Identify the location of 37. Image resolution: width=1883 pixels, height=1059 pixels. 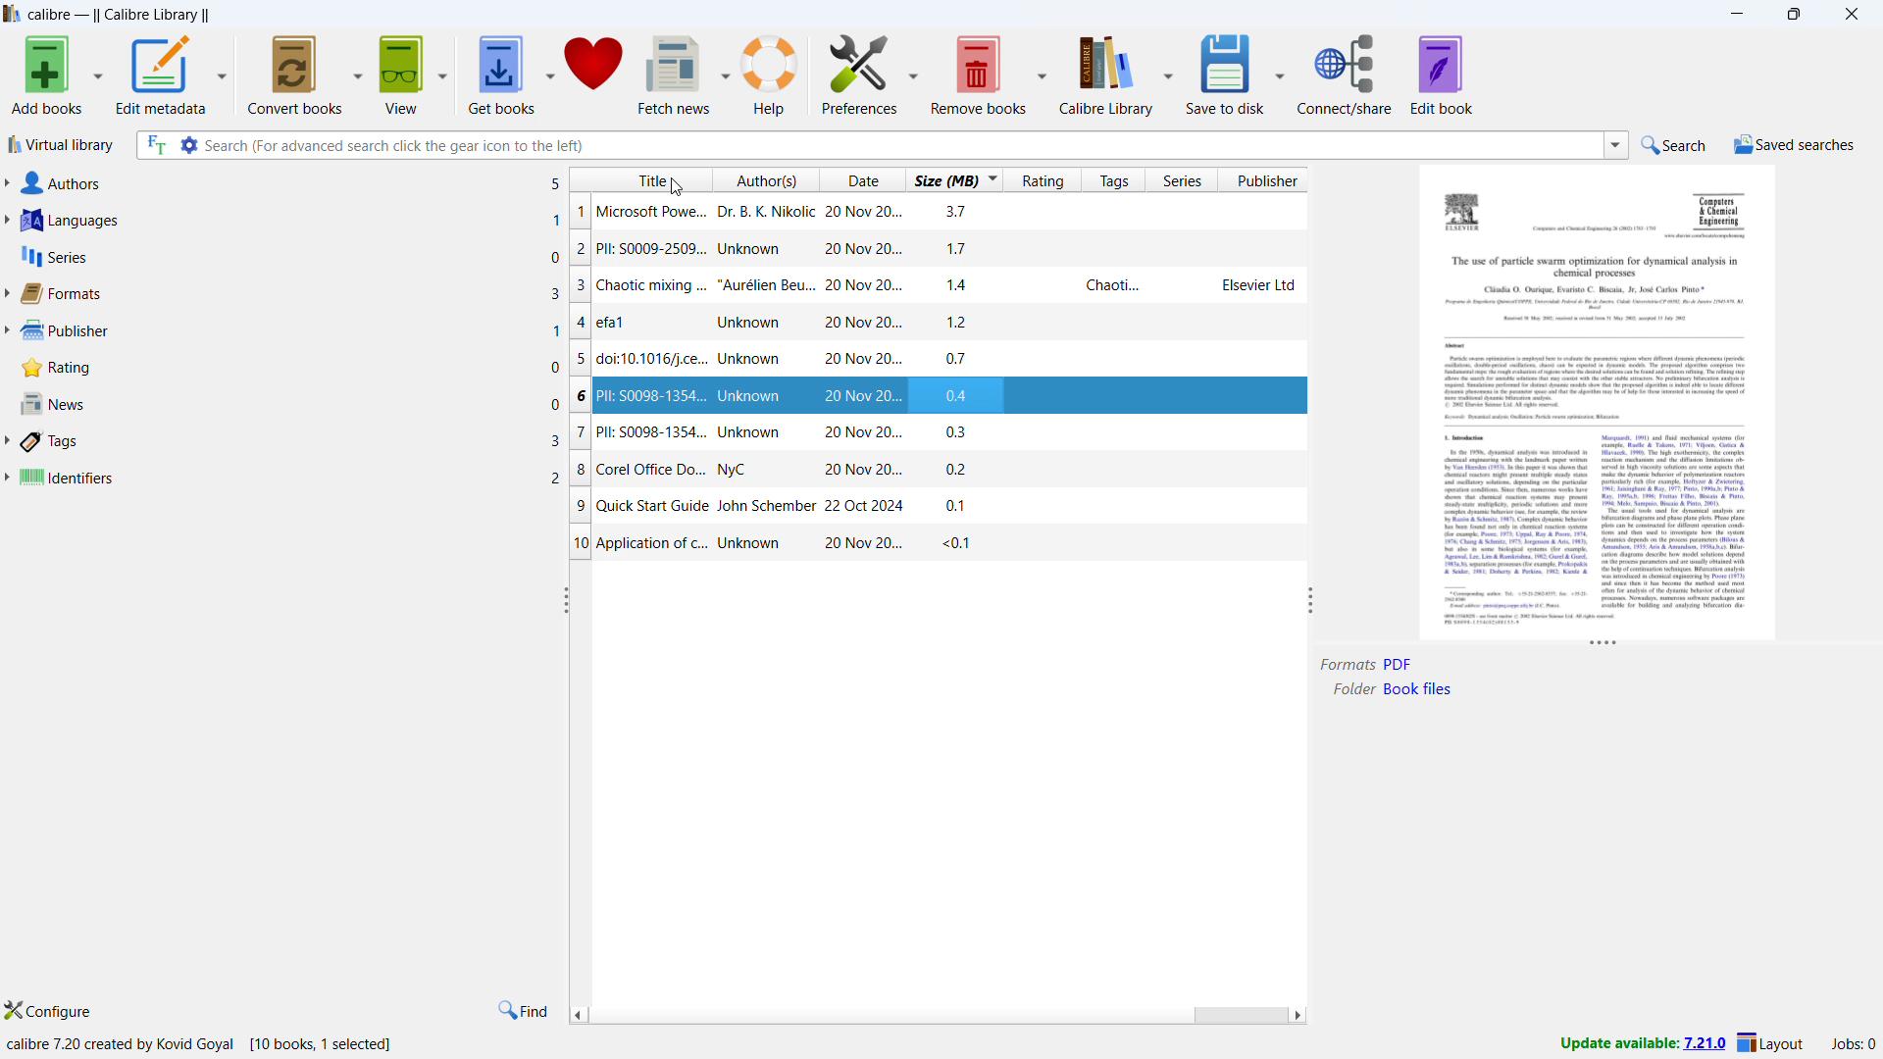
(955, 211).